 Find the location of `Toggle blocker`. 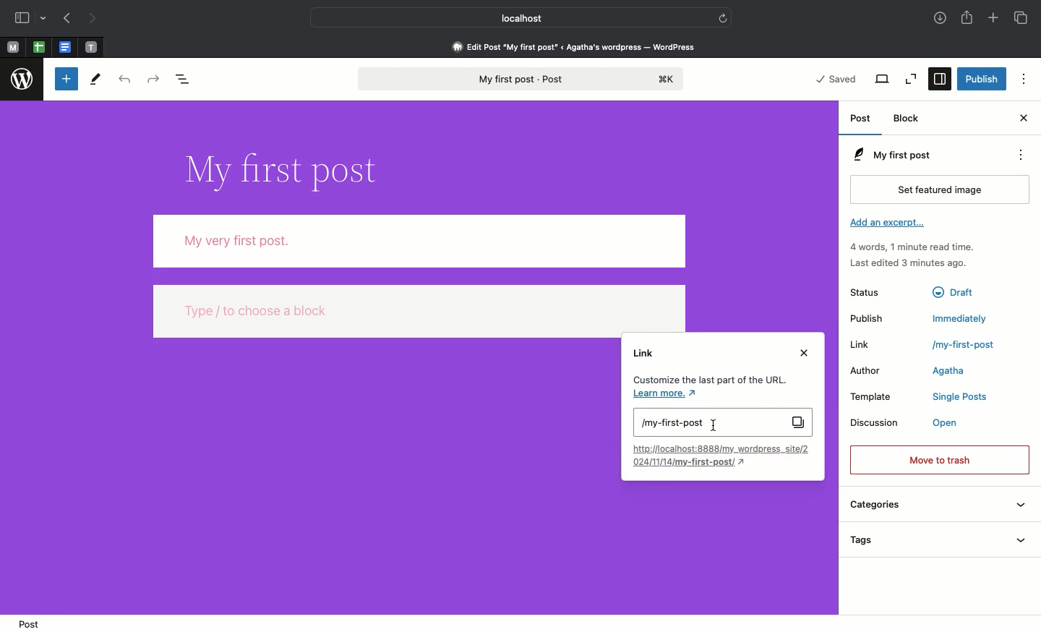

Toggle blocker is located at coordinates (67, 78).